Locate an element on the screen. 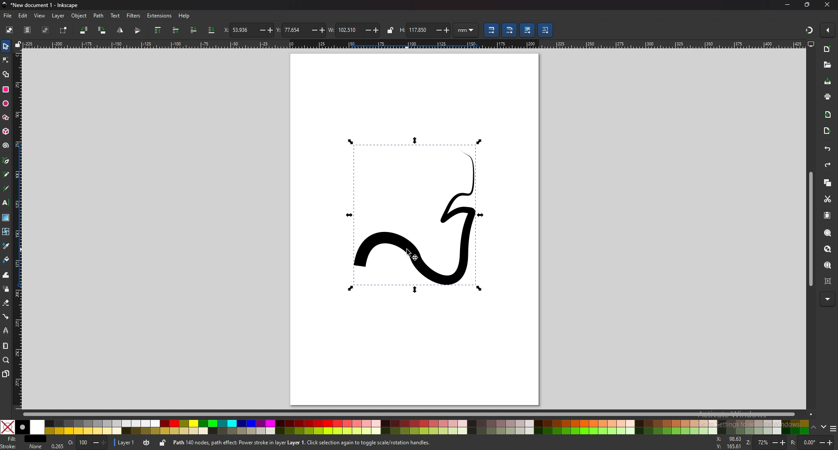  toggle selection box is located at coordinates (64, 31).